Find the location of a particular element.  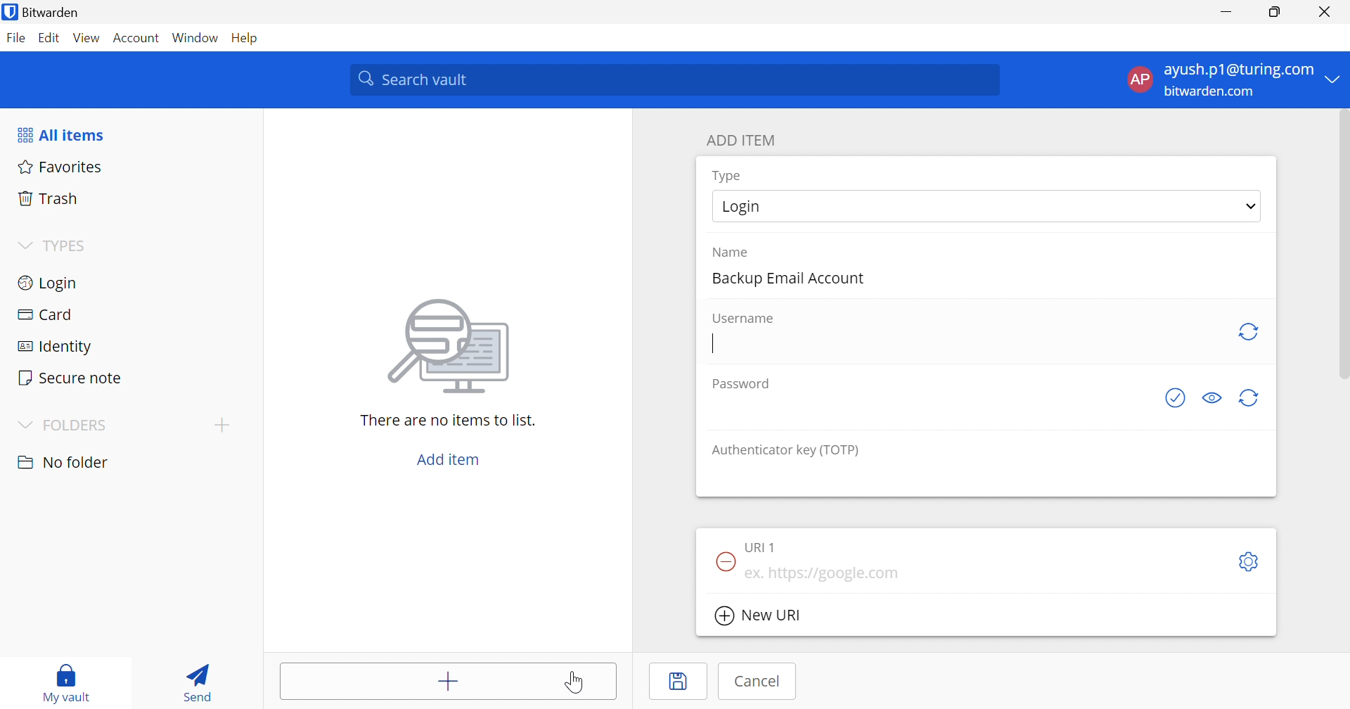

Cancel is located at coordinates (758, 682).